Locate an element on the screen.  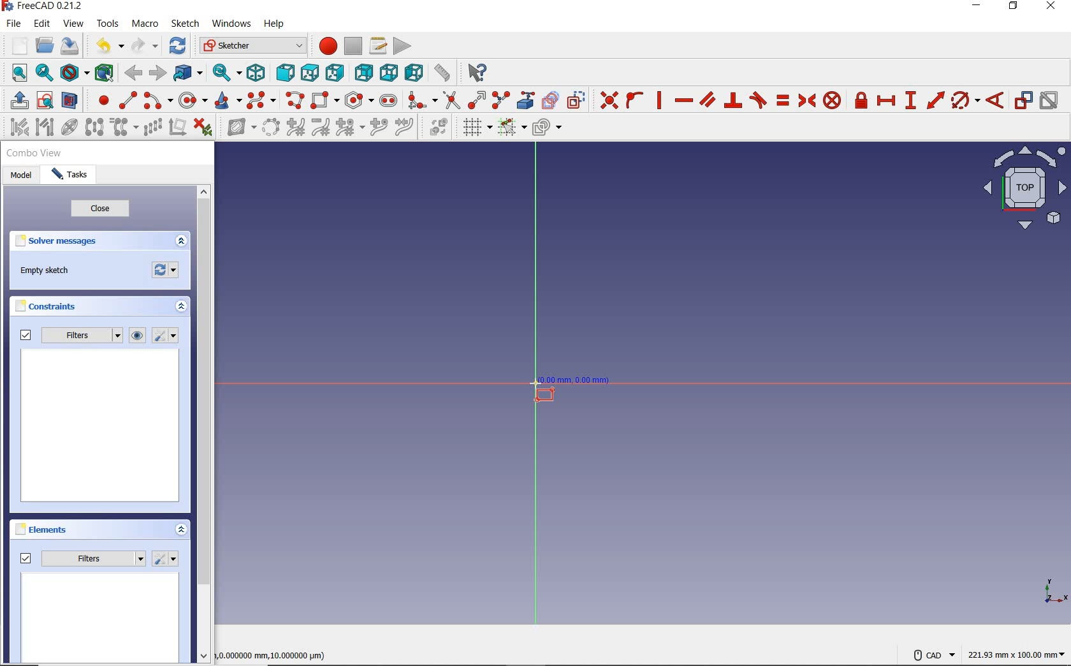
XYZ SCALE is located at coordinates (1055, 591).